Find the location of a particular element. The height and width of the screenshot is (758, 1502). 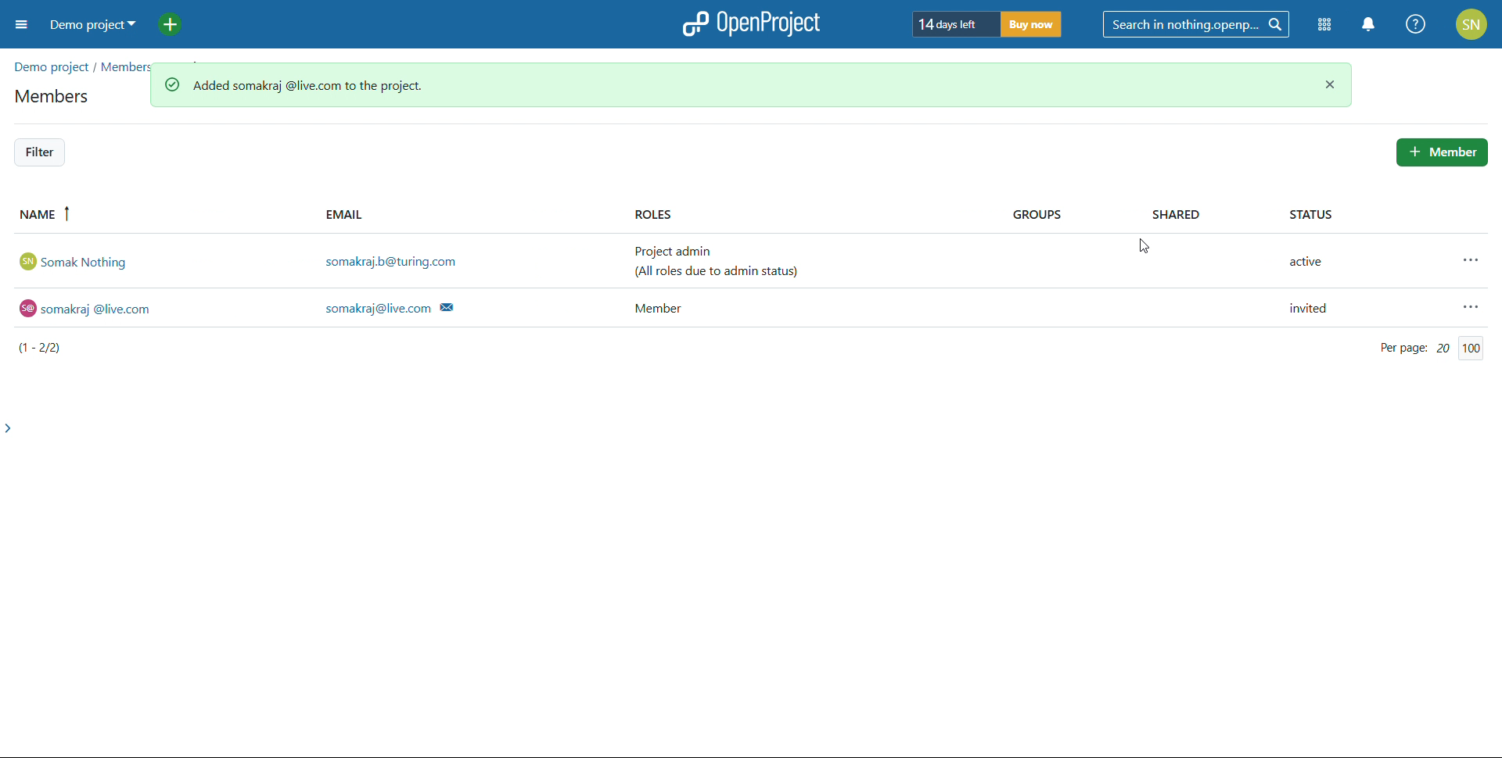

name is located at coordinates (52, 211).